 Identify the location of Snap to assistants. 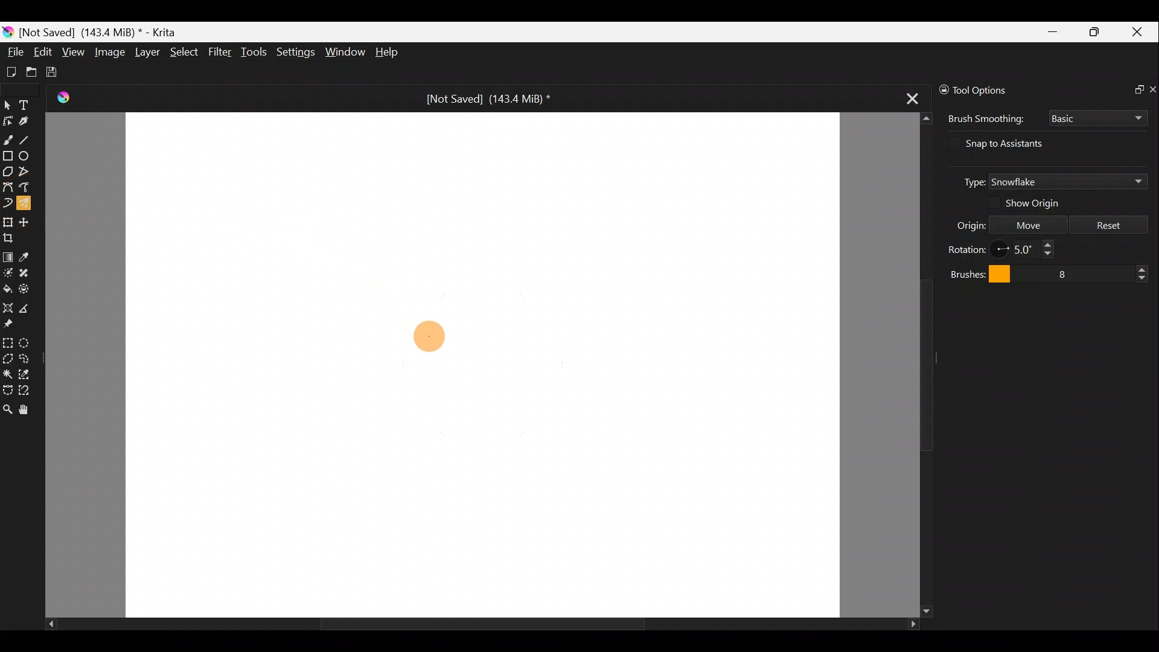
(1015, 143).